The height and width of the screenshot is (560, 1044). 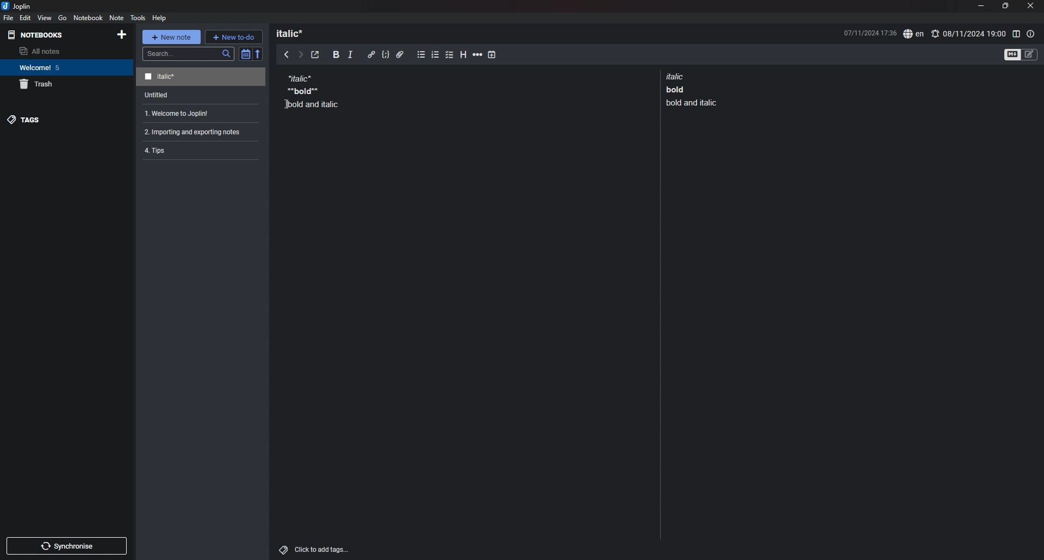 What do you see at coordinates (189, 54) in the screenshot?
I see `search bar` at bounding box center [189, 54].